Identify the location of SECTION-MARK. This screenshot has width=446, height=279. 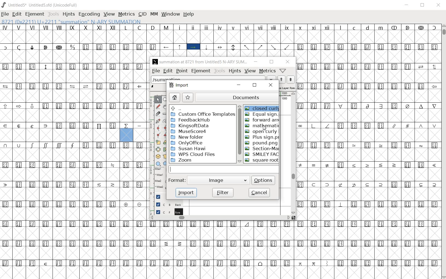
(262, 148).